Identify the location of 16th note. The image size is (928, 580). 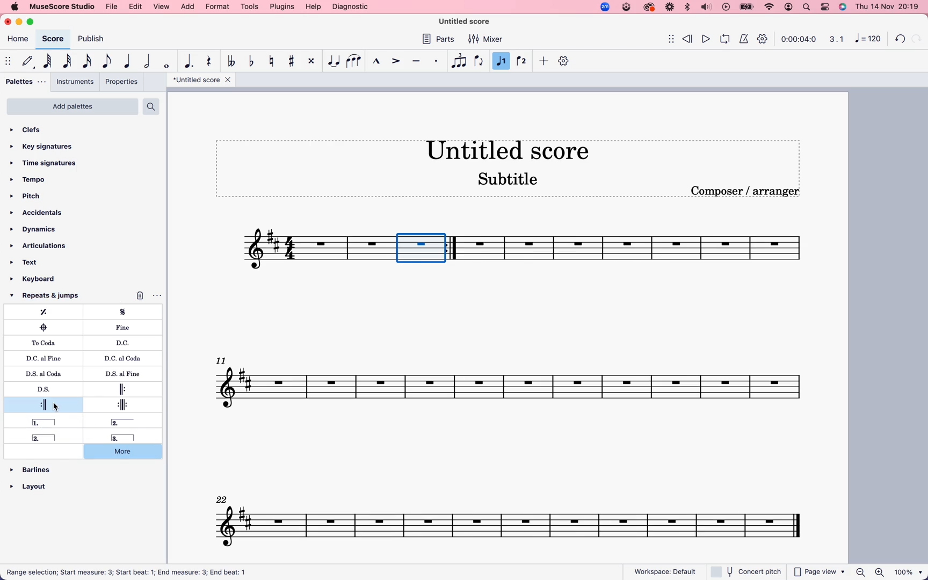
(89, 61).